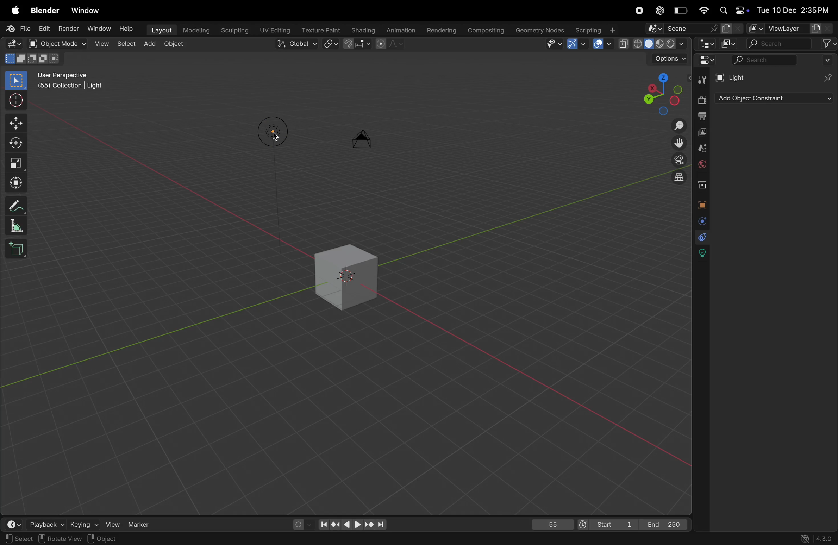 The image size is (838, 545). What do you see at coordinates (701, 99) in the screenshot?
I see `render` at bounding box center [701, 99].